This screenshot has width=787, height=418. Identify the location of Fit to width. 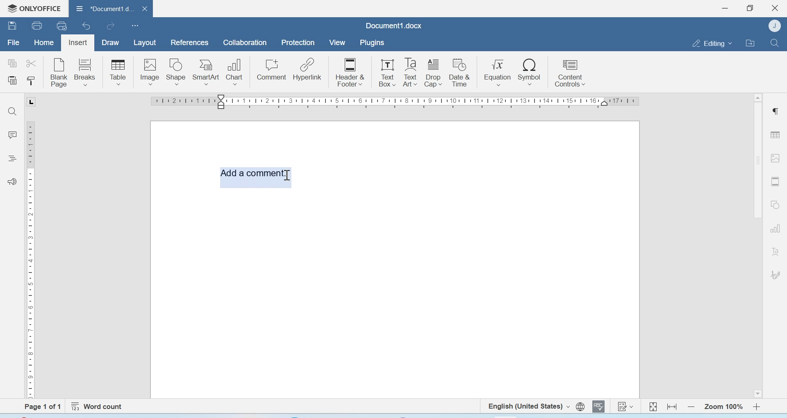
(673, 407).